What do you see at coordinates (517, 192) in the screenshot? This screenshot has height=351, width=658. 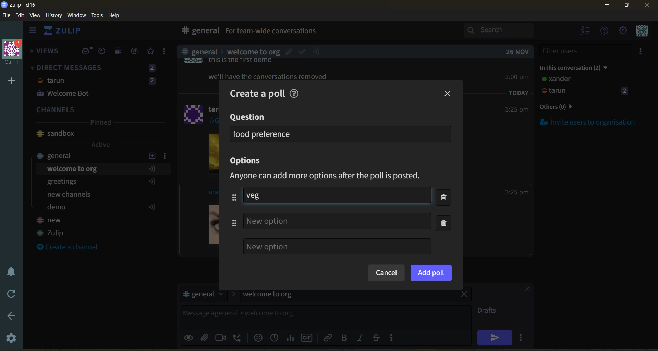 I see `3:25 pm` at bounding box center [517, 192].